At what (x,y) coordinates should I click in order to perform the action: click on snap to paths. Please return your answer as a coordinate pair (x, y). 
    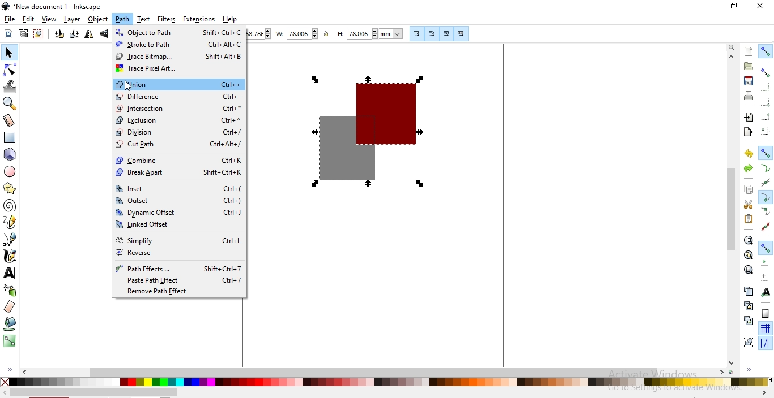
    Looking at the image, I should click on (766, 168).